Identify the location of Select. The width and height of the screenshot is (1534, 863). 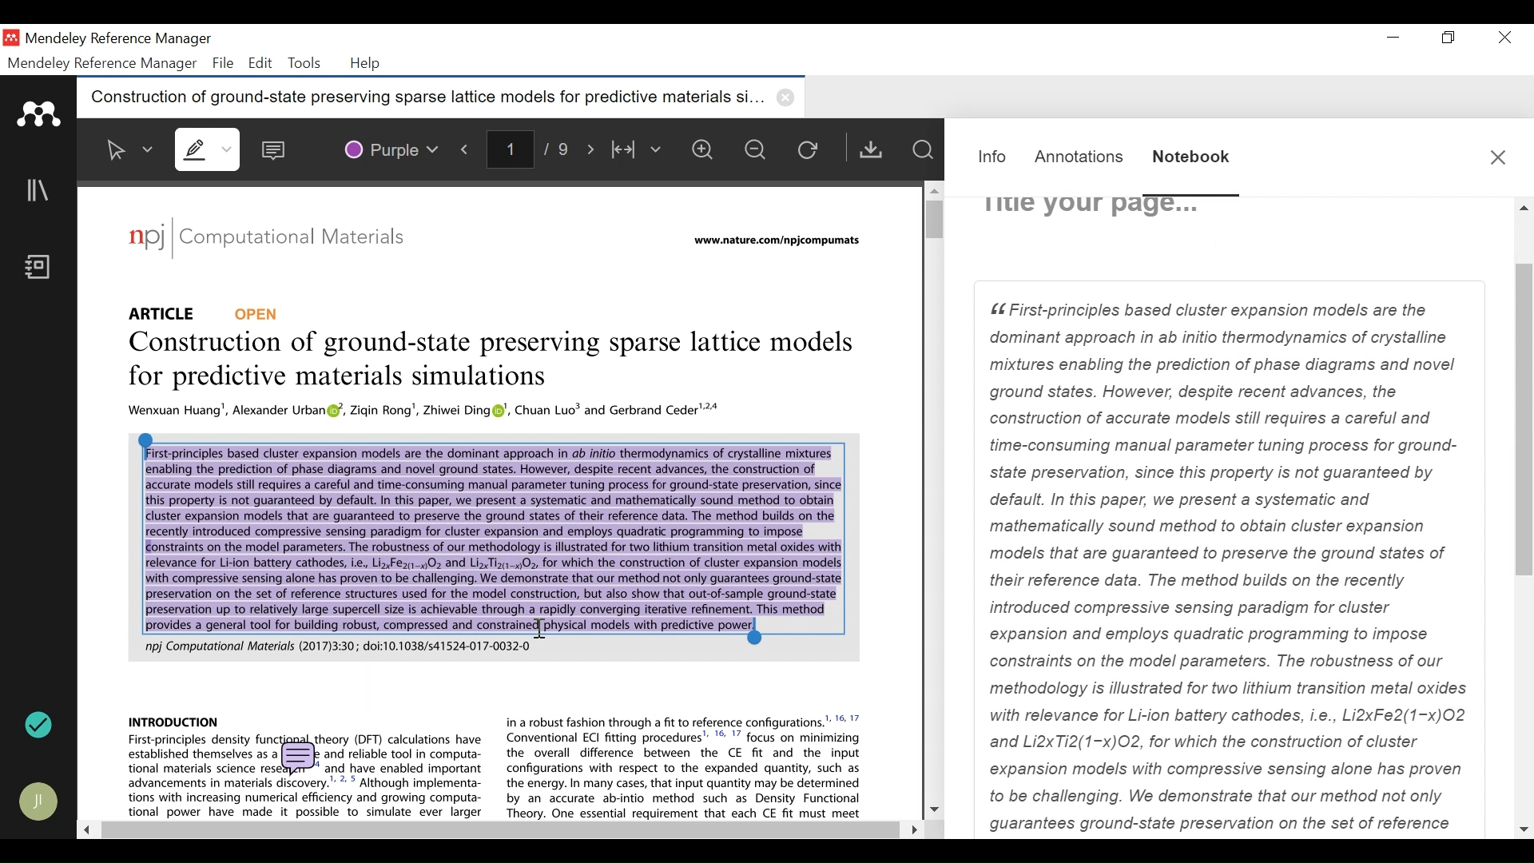
(130, 149).